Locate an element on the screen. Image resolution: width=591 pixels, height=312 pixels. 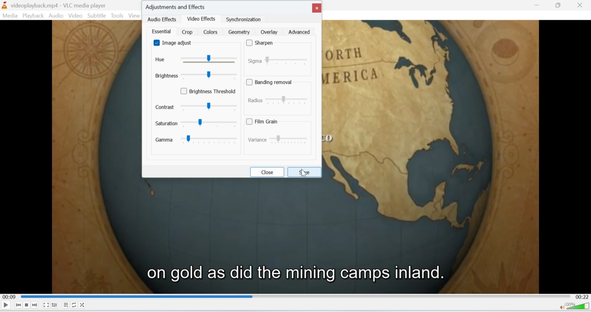
Stop is located at coordinates (27, 306).